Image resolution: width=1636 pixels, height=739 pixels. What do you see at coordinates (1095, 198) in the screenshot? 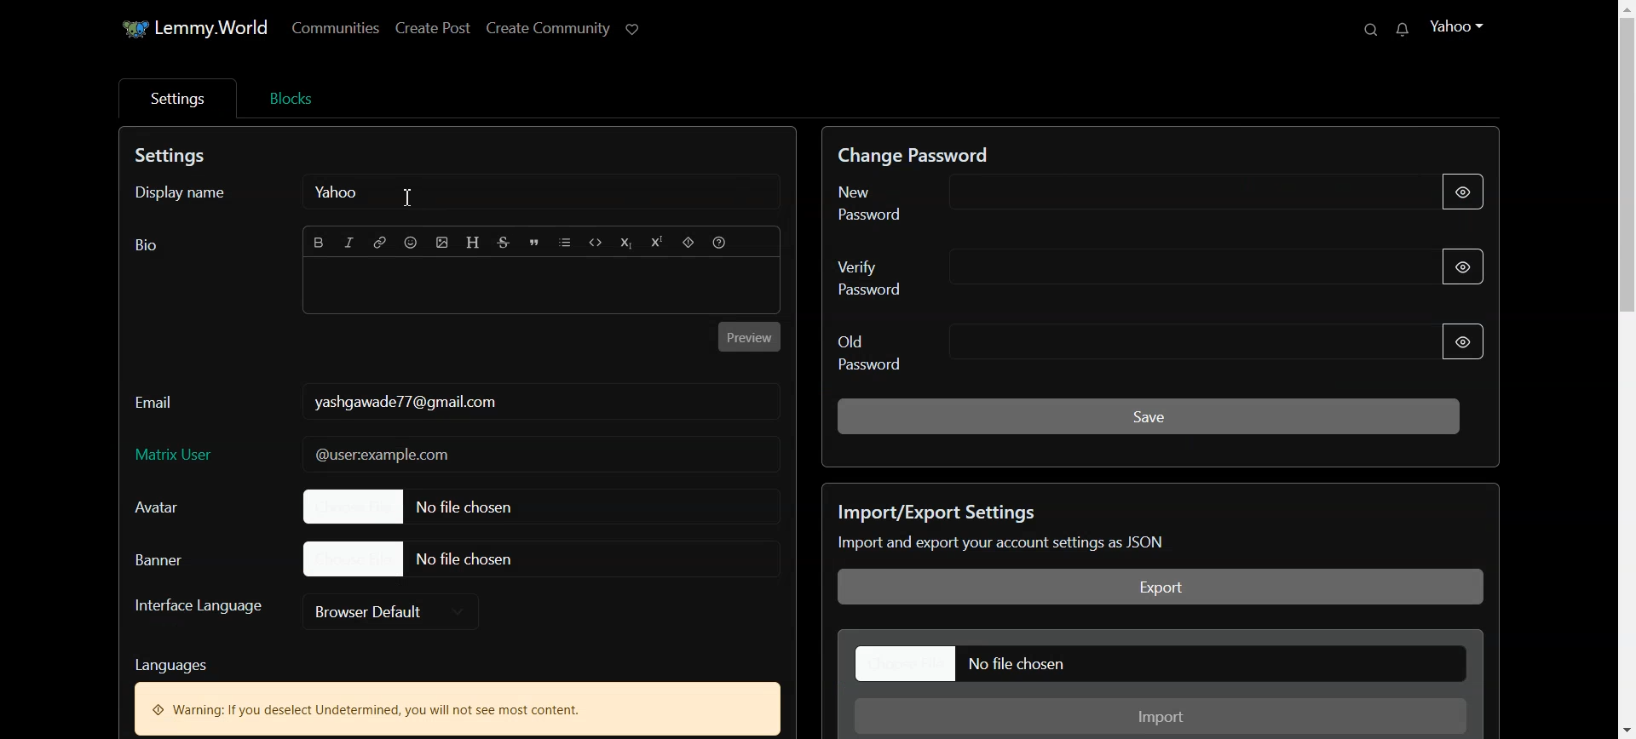
I see `New Password` at bounding box center [1095, 198].